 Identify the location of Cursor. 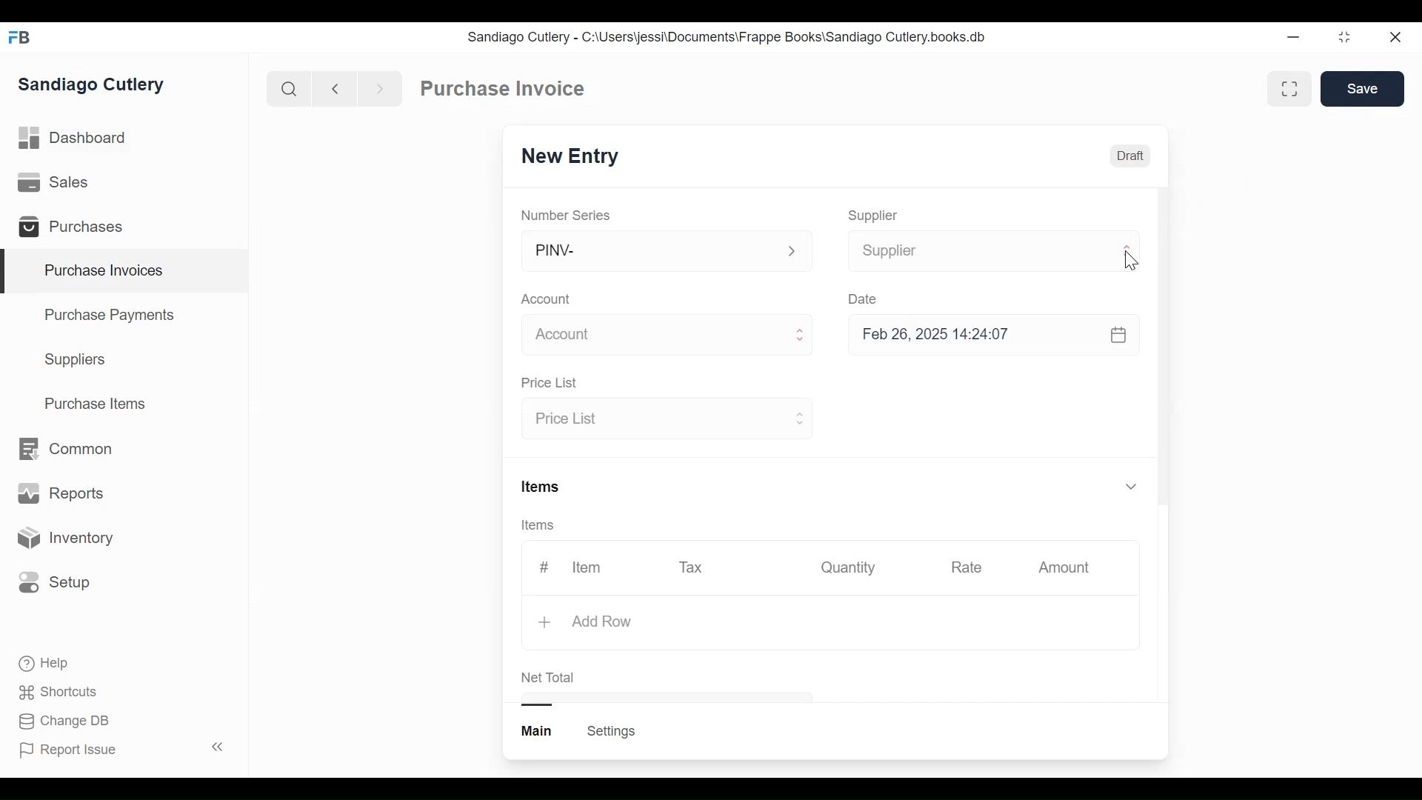
(1131, 261).